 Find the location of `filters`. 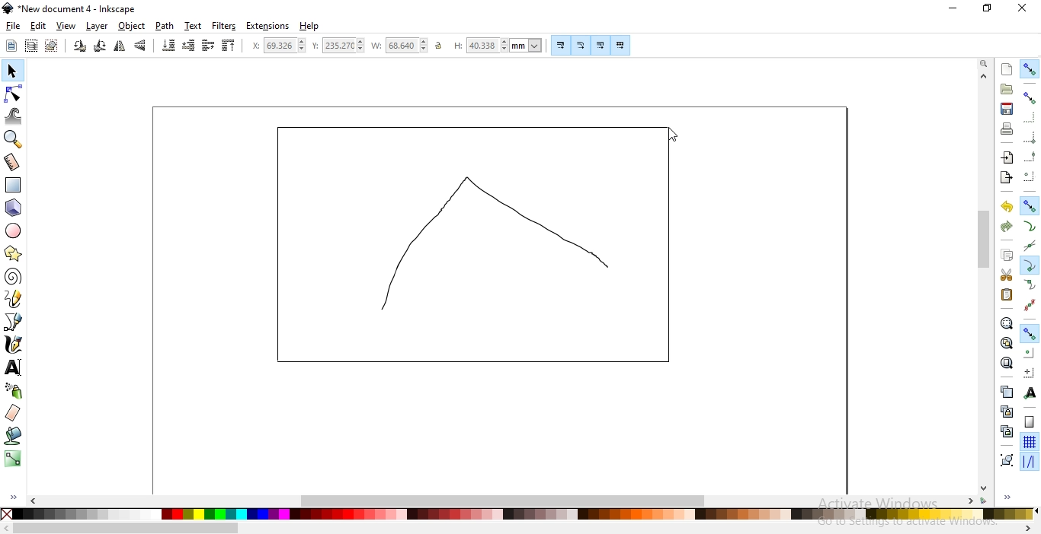

filters is located at coordinates (225, 26).